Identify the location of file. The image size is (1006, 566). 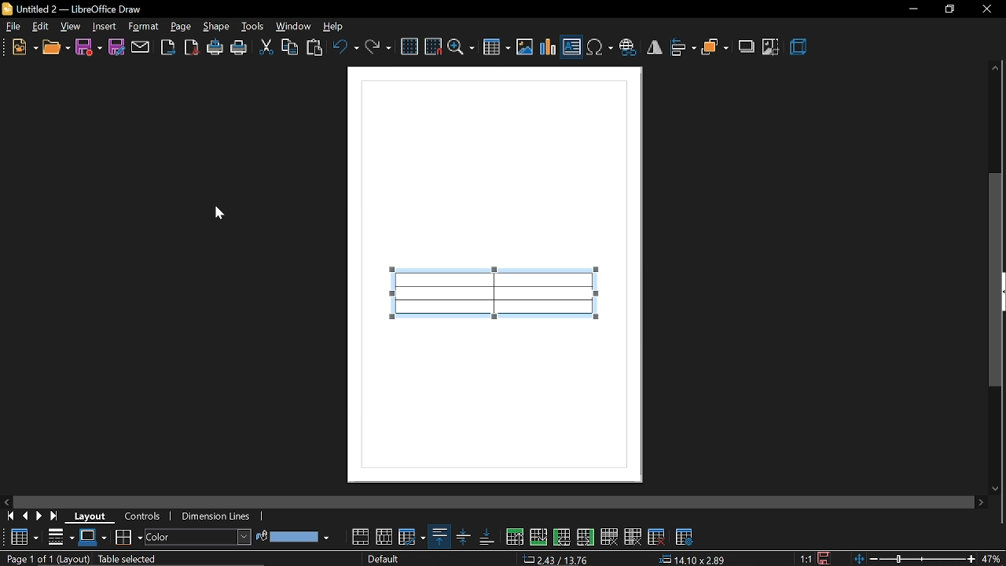
(13, 27).